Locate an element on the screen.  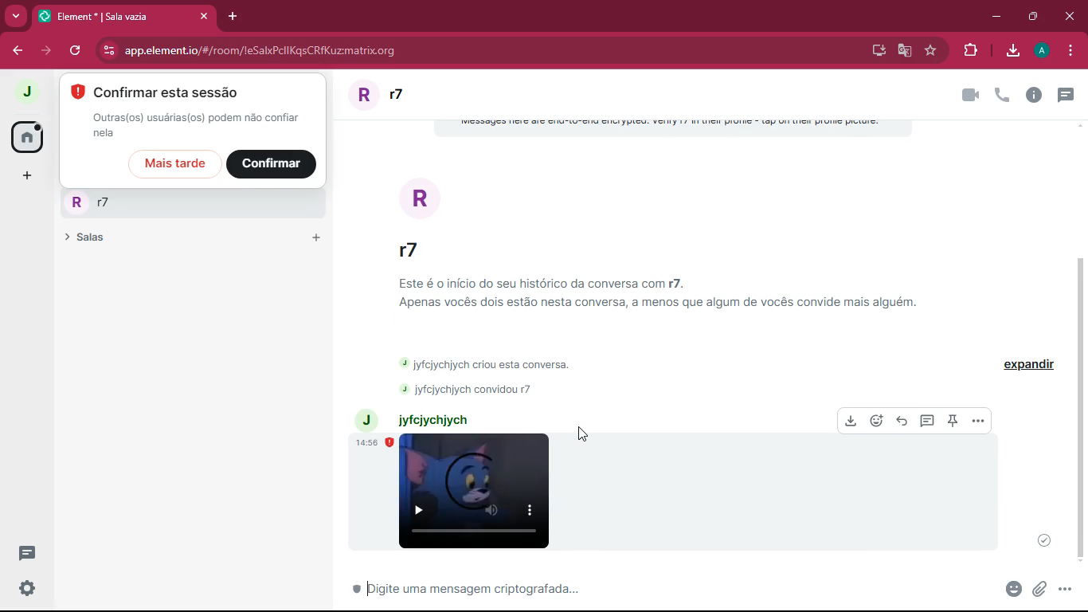
close is located at coordinates (1069, 16).